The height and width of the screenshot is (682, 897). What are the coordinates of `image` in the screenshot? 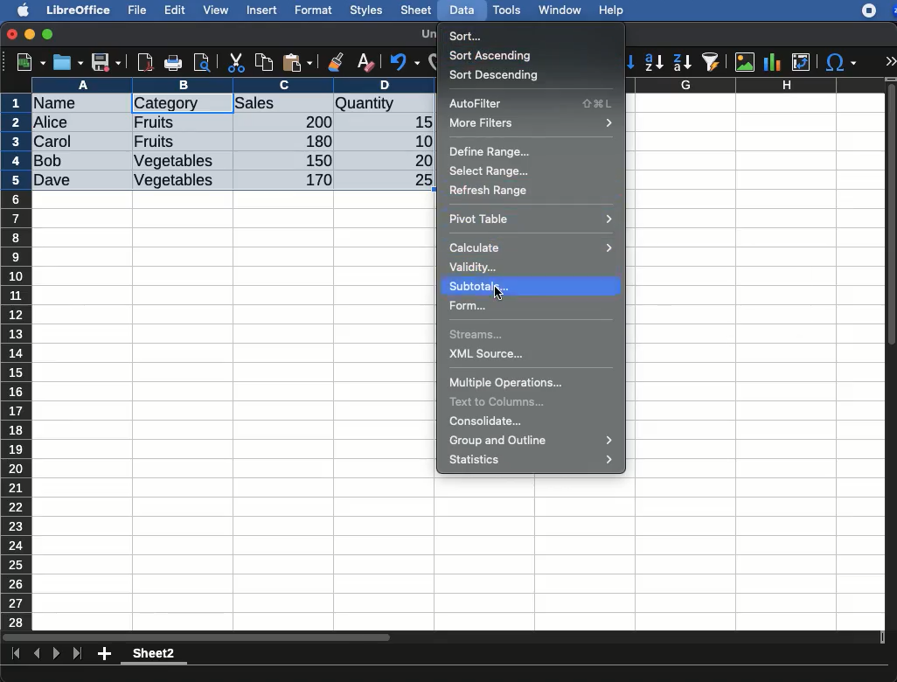 It's located at (747, 62).